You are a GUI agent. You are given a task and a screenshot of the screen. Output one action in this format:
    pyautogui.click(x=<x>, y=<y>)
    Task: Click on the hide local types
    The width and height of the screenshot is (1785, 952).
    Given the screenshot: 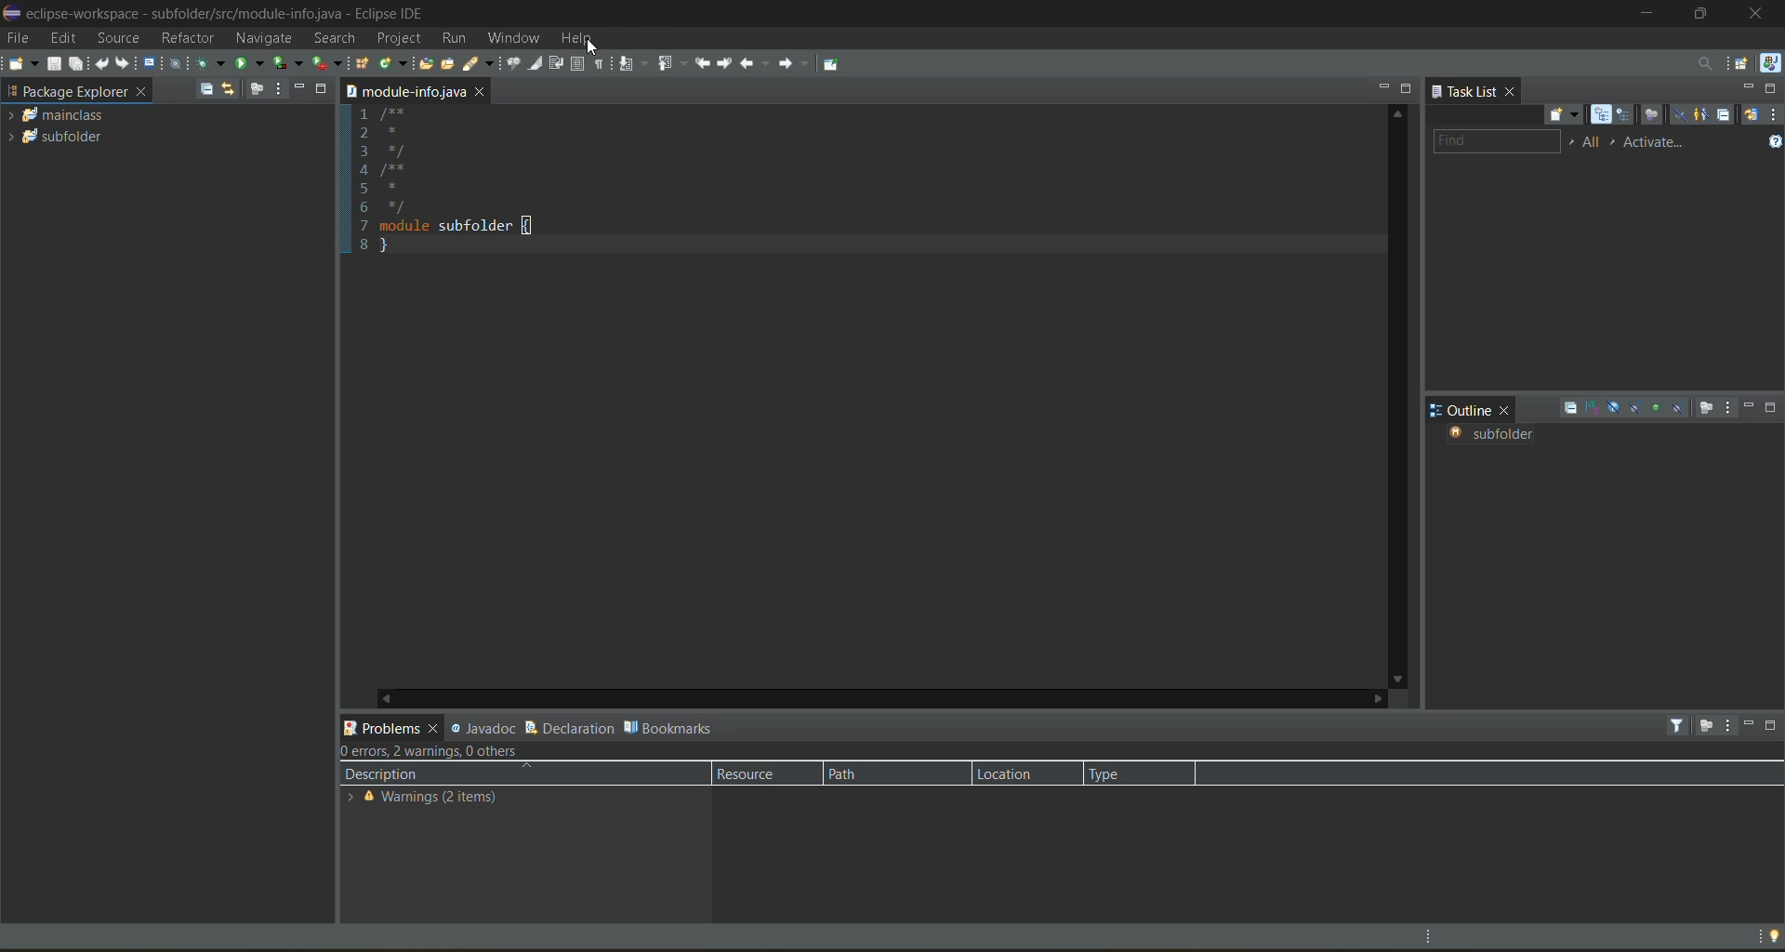 What is the action you would take?
    pyautogui.click(x=1682, y=407)
    